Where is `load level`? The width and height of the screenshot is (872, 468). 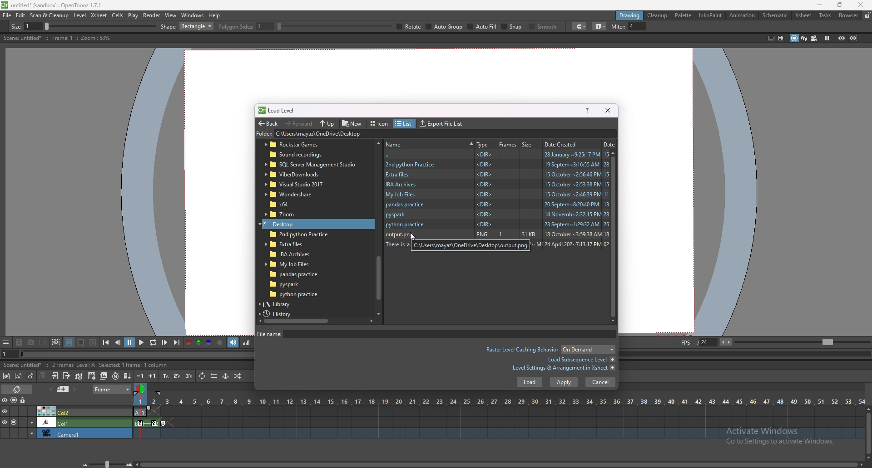 load level is located at coordinates (281, 110).